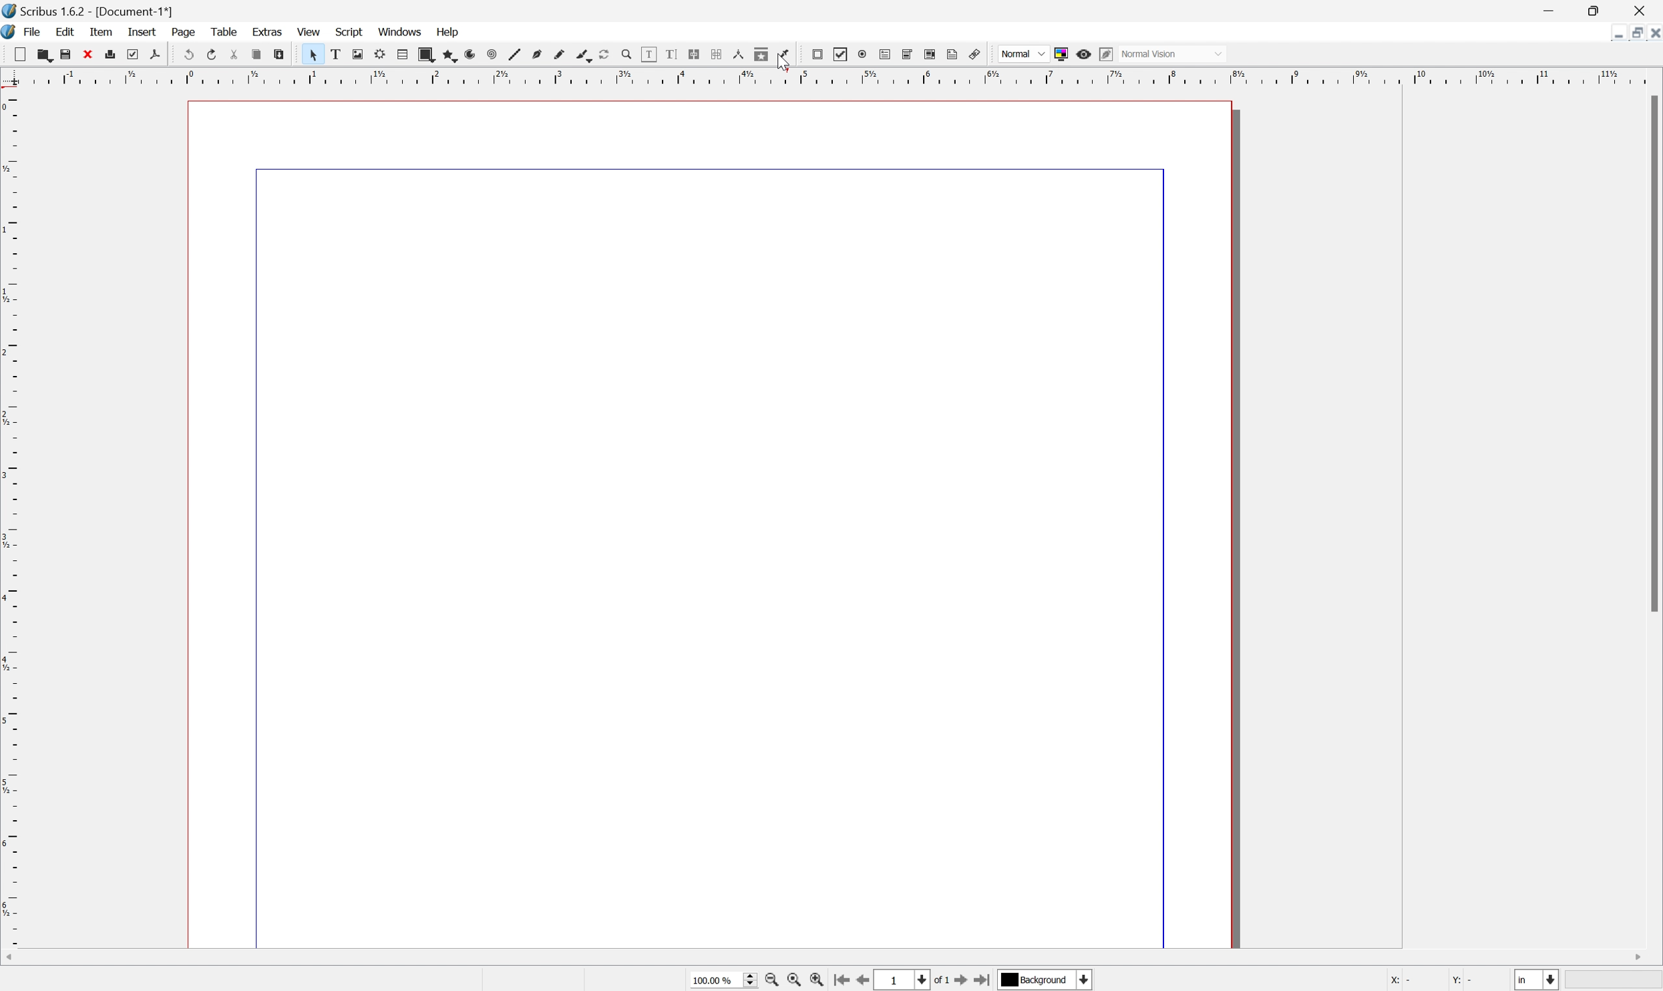 Image resolution: width=1663 pixels, height=991 pixels. I want to click on measurements, so click(739, 54).